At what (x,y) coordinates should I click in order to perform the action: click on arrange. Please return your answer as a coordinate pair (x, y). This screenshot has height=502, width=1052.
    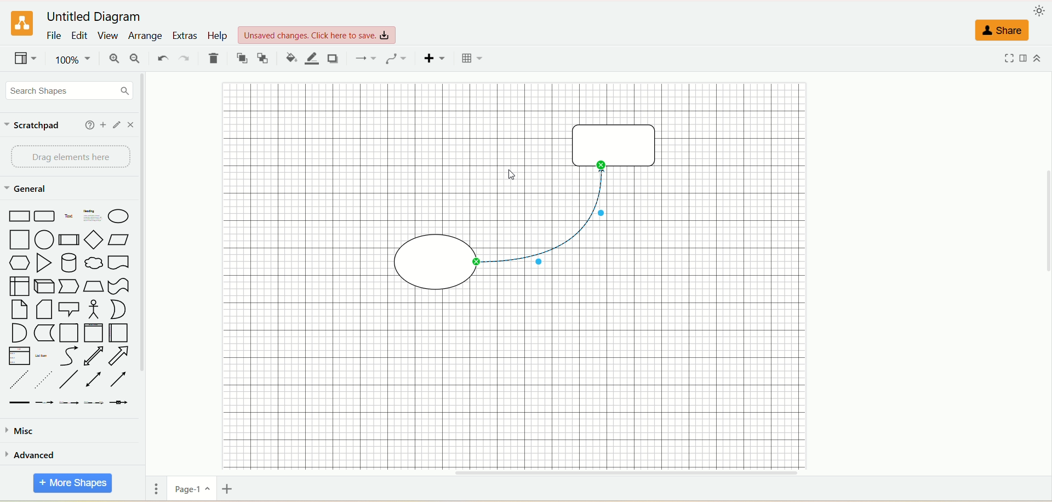
    Looking at the image, I should click on (144, 35).